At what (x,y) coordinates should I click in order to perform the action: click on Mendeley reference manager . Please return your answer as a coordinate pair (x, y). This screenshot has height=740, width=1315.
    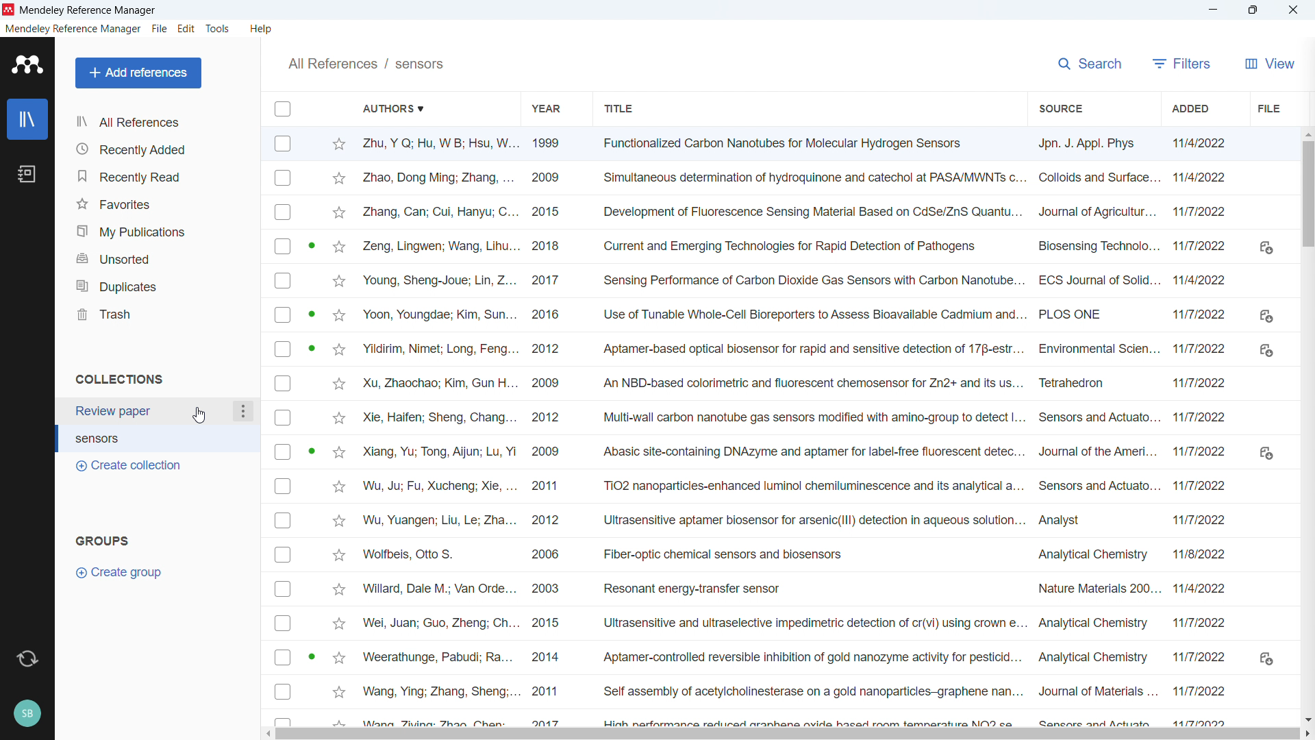
    Looking at the image, I should click on (73, 29).